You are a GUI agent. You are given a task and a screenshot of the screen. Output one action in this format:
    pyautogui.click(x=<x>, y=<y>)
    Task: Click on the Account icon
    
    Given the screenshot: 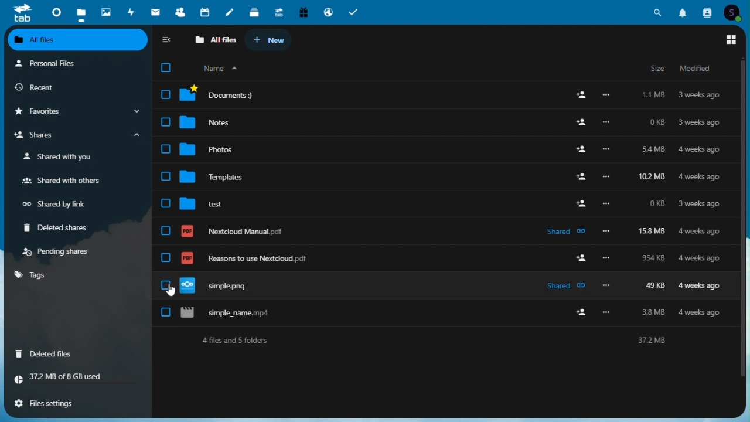 What is the action you would take?
    pyautogui.click(x=735, y=11)
    